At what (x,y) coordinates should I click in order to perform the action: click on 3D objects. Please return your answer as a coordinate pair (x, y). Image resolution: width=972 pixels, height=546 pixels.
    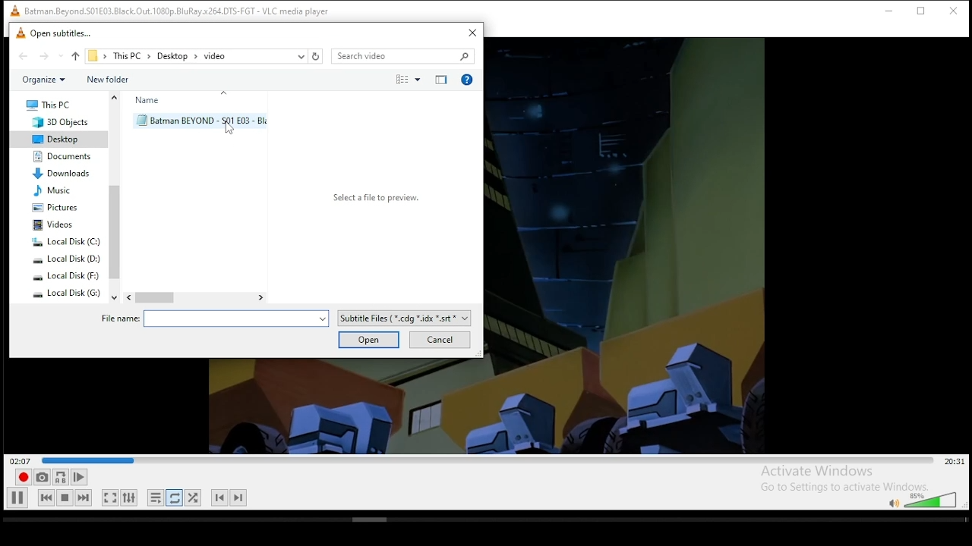
    Looking at the image, I should click on (61, 123).